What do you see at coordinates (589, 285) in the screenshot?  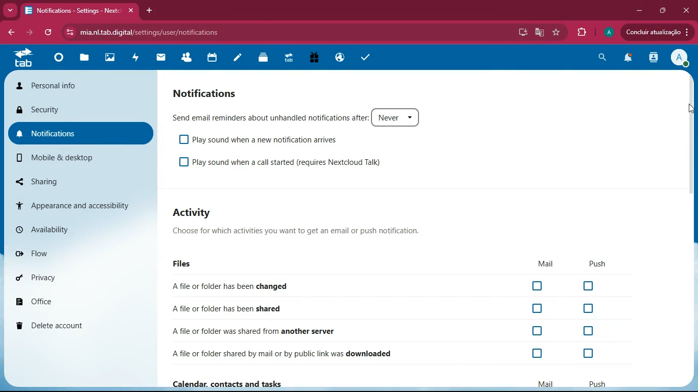 I see `off` at bounding box center [589, 285].